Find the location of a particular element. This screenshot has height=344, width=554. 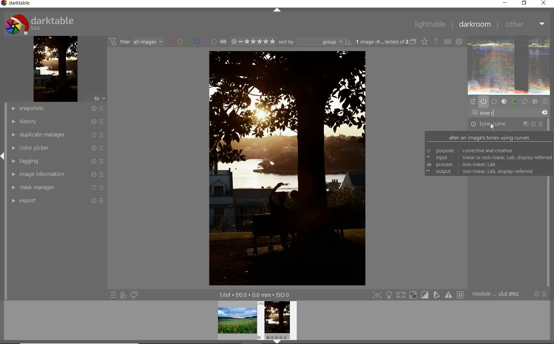

tone is located at coordinates (505, 101).